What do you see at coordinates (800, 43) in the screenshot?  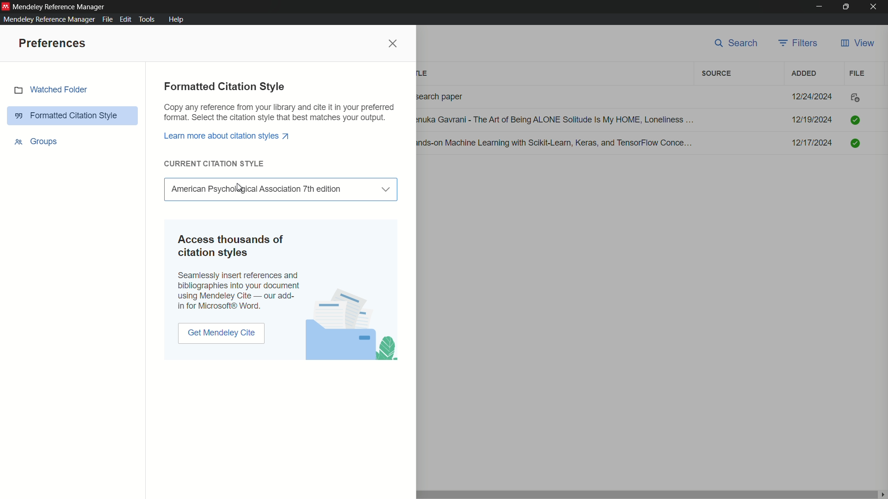 I see `filters` at bounding box center [800, 43].